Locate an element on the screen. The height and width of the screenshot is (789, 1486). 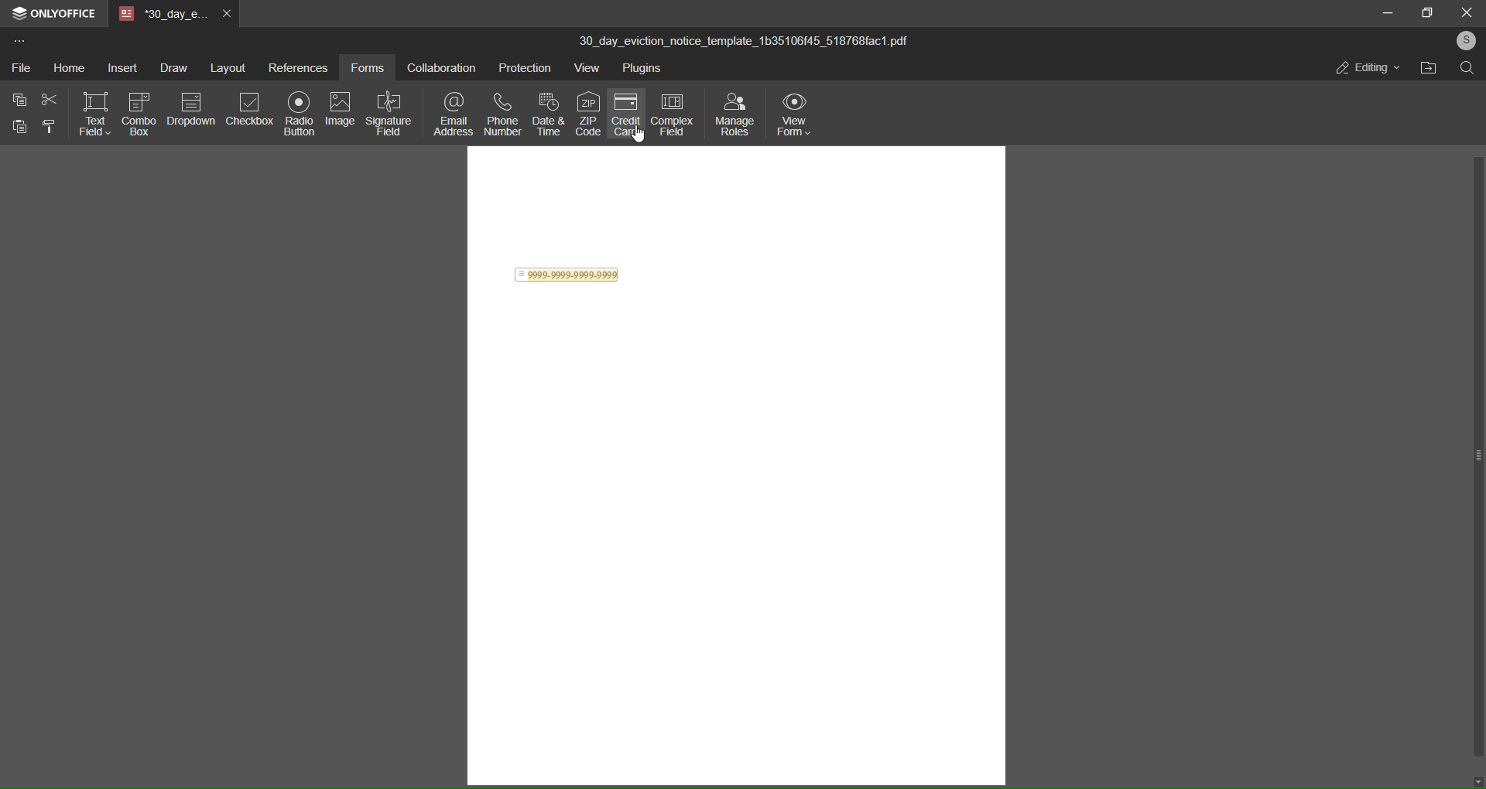
insert is located at coordinates (118, 67).